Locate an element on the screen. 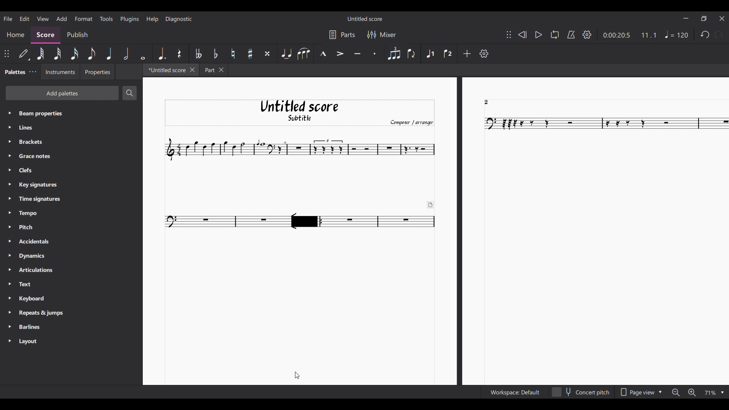 The image size is (729, 410). Quarter note is located at coordinates (109, 54).